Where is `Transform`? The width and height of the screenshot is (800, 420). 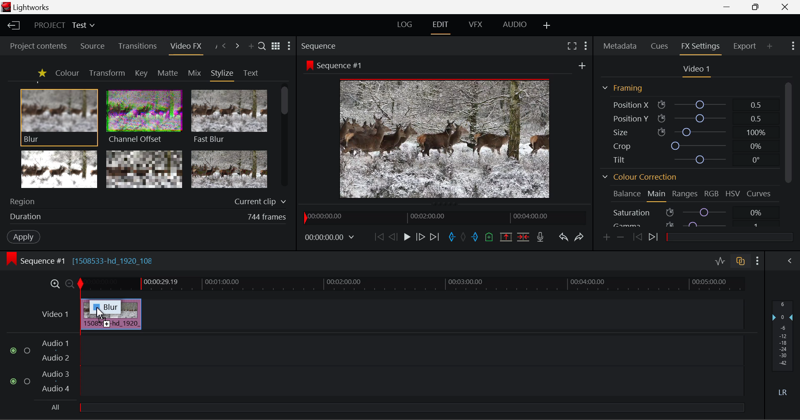
Transform is located at coordinates (107, 73).